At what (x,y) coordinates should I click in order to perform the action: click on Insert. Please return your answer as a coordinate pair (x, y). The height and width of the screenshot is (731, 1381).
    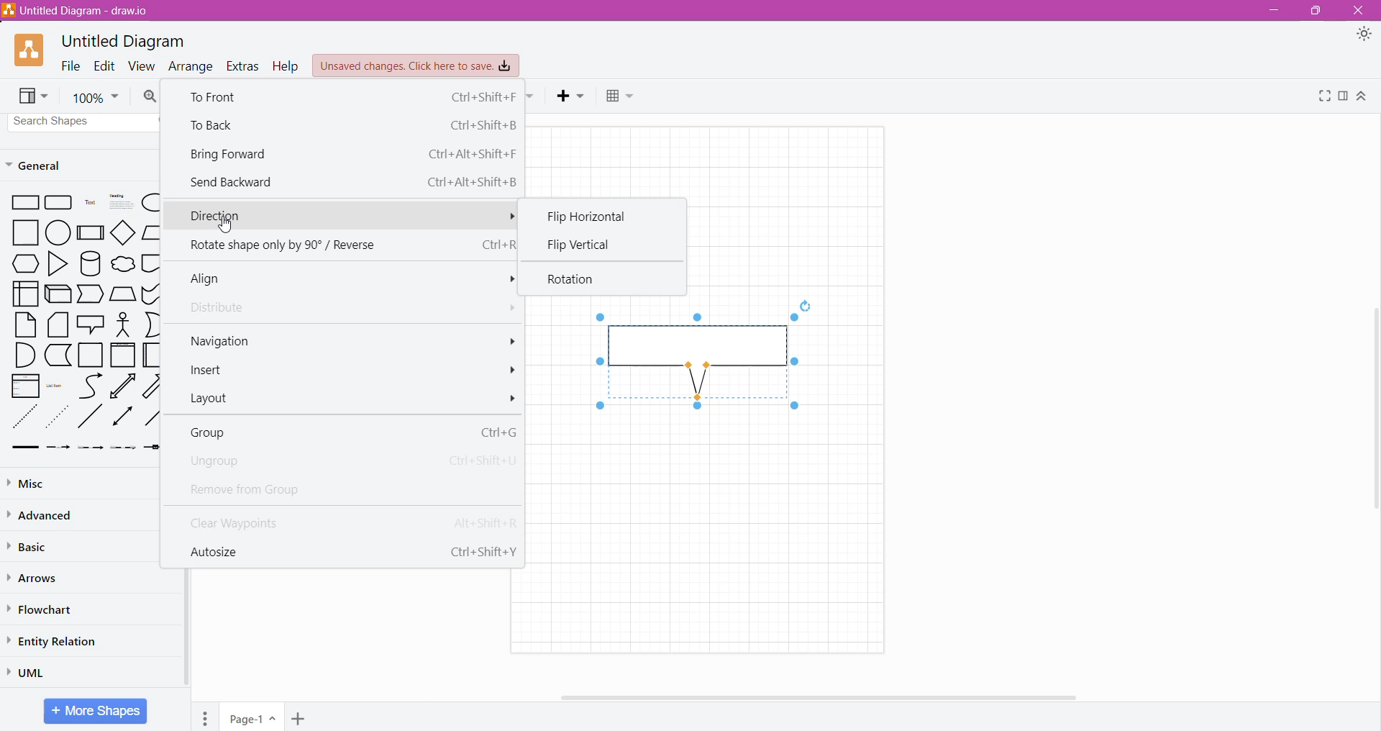
    Looking at the image, I should click on (212, 371).